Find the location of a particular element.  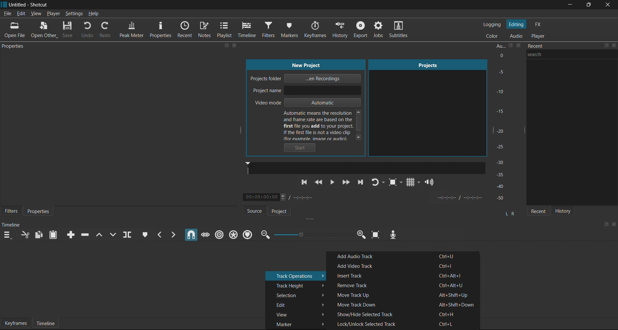

maximize is located at coordinates (605, 224).